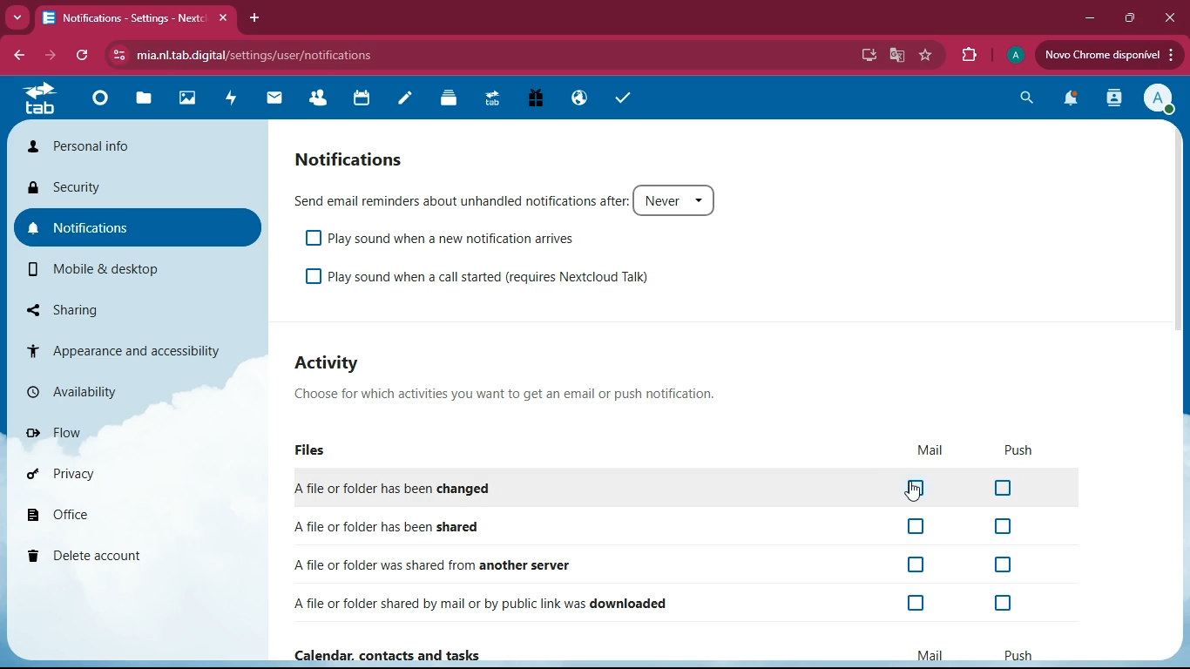 The height and width of the screenshot is (669, 1190). Describe the element at coordinates (39, 99) in the screenshot. I see `tab` at that location.